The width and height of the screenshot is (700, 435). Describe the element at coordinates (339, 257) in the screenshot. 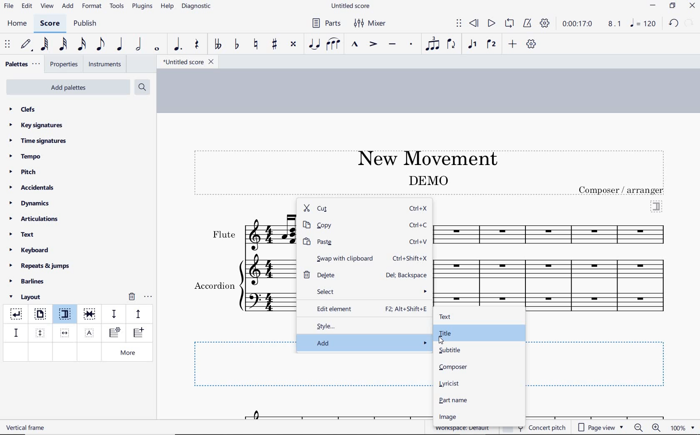

I see `swap with clipboard` at that location.